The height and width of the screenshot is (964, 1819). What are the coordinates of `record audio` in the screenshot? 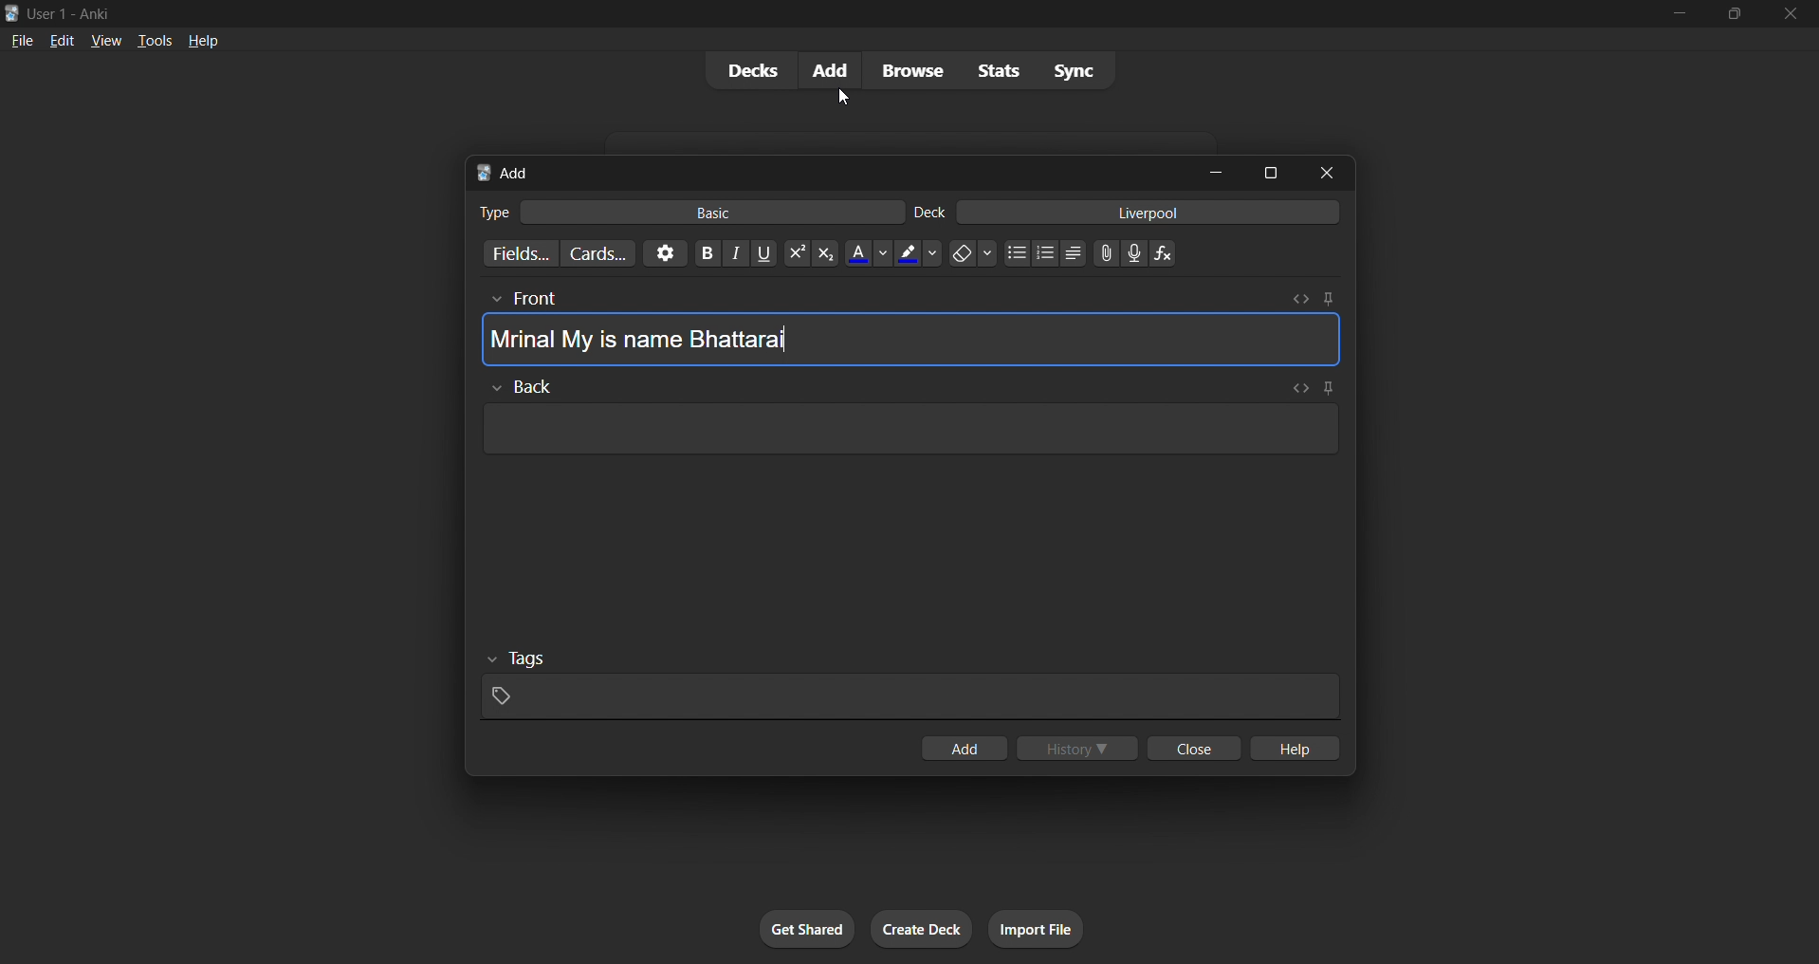 It's located at (1135, 252).